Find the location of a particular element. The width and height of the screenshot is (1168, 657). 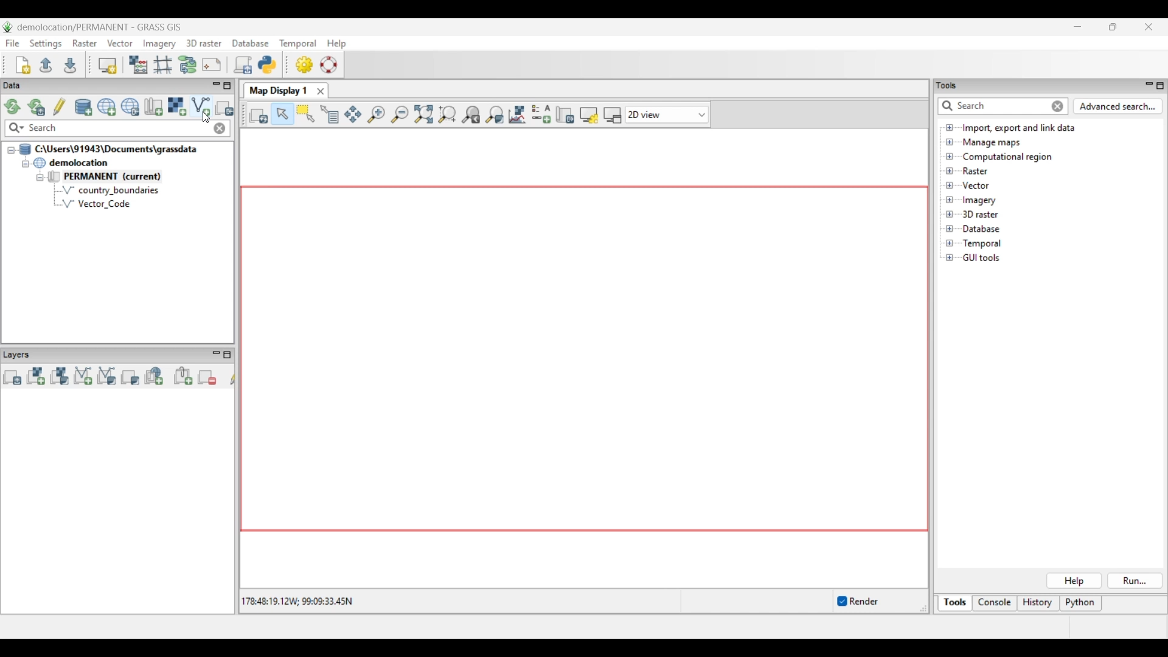

Search specific maps is located at coordinates (15, 128).